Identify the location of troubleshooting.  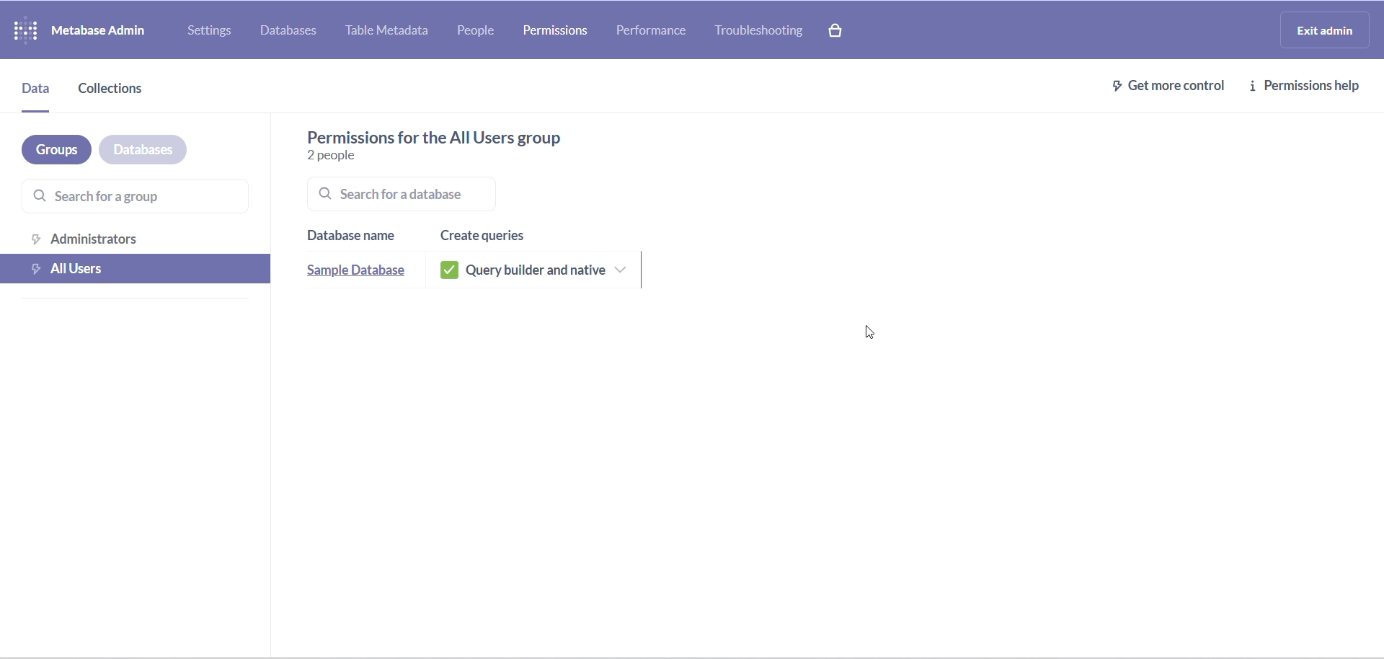
(766, 32).